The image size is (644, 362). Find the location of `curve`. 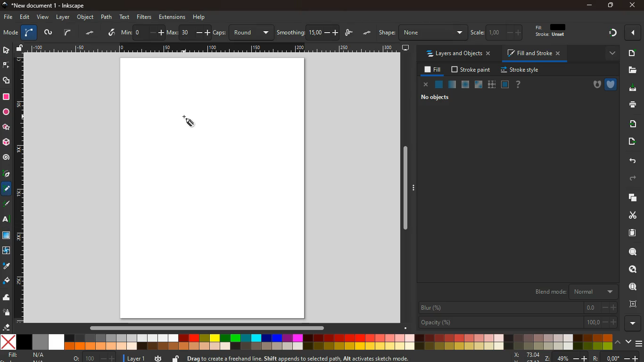

curve is located at coordinates (29, 33).